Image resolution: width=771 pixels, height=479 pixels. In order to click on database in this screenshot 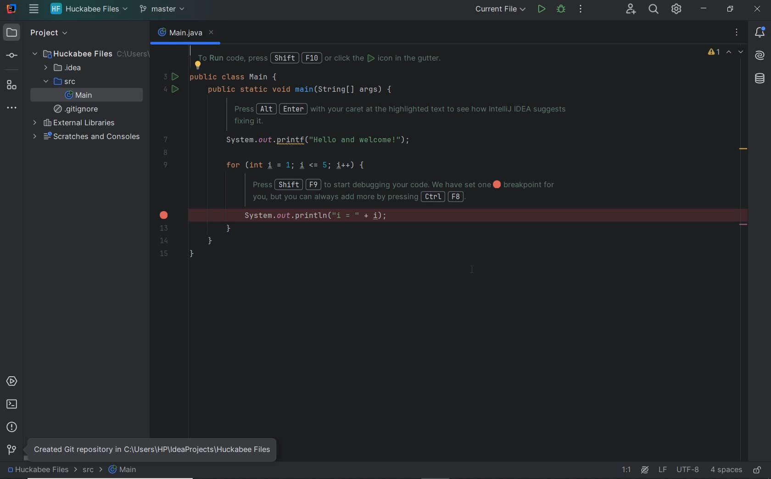, I will do `click(760, 79)`.